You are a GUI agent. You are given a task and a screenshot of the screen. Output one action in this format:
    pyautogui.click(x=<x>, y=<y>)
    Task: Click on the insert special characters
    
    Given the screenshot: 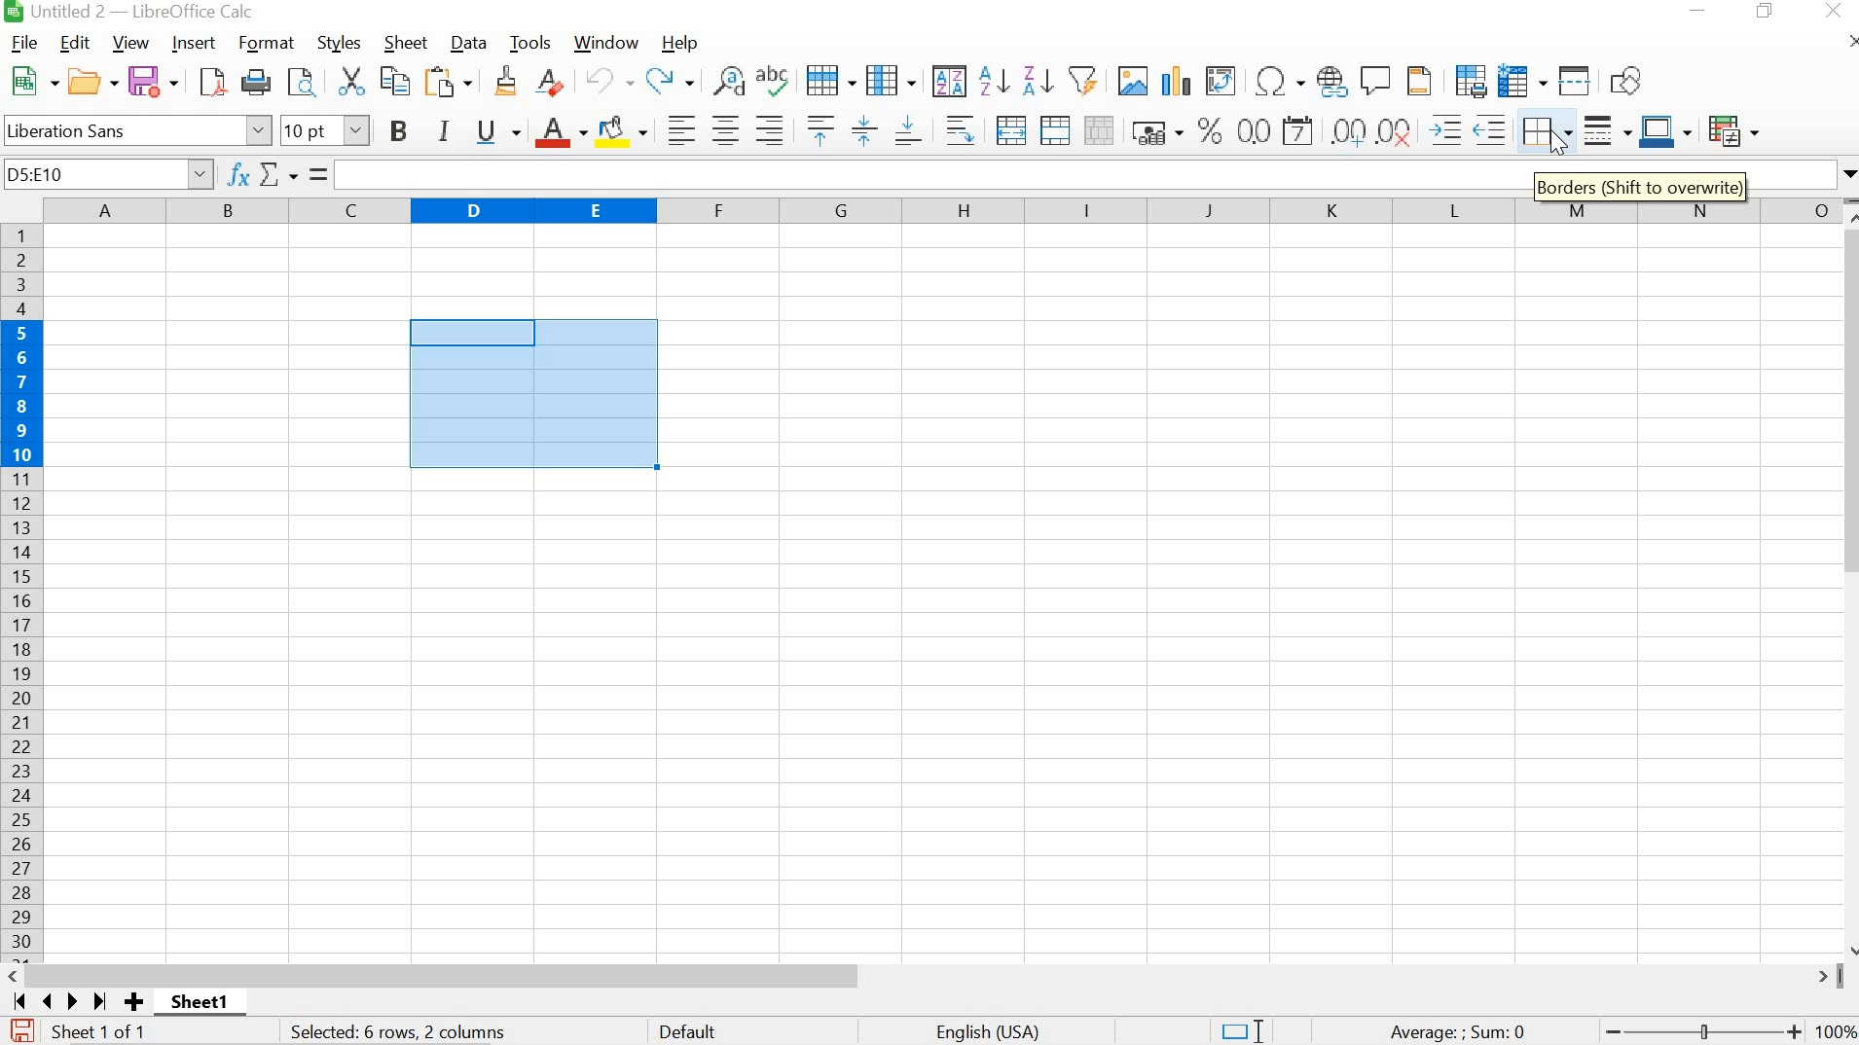 What is the action you would take?
    pyautogui.click(x=1281, y=79)
    